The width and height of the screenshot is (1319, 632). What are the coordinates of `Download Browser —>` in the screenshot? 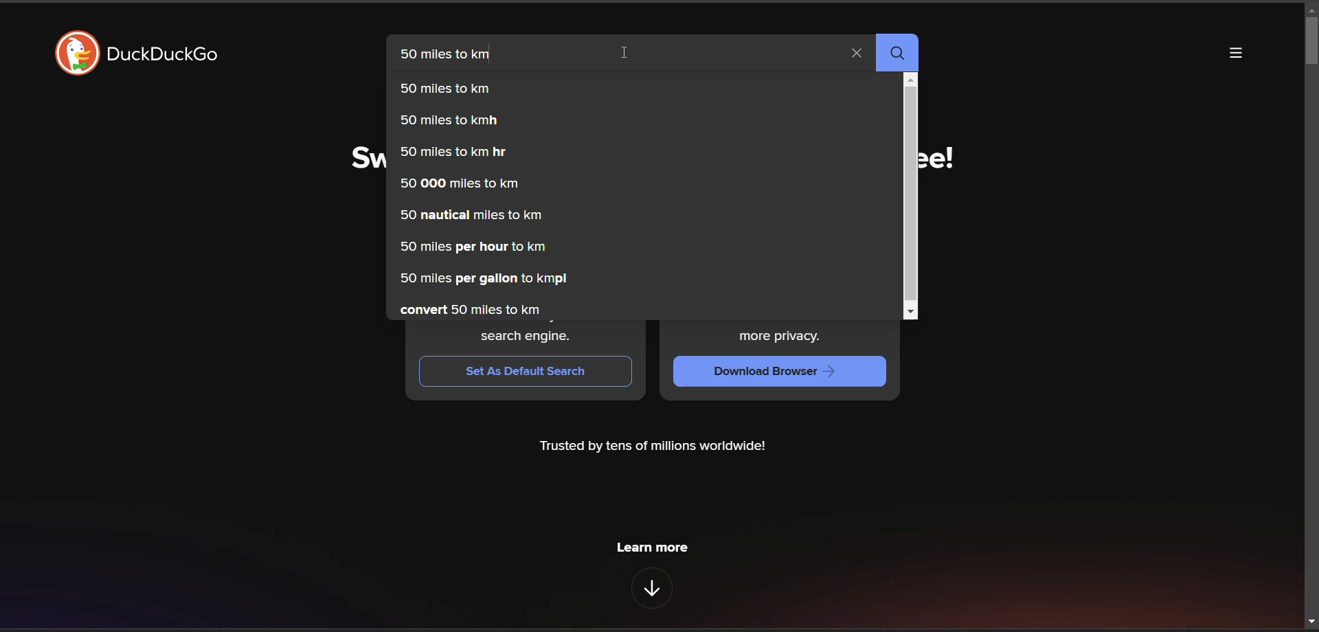 It's located at (782, 372).